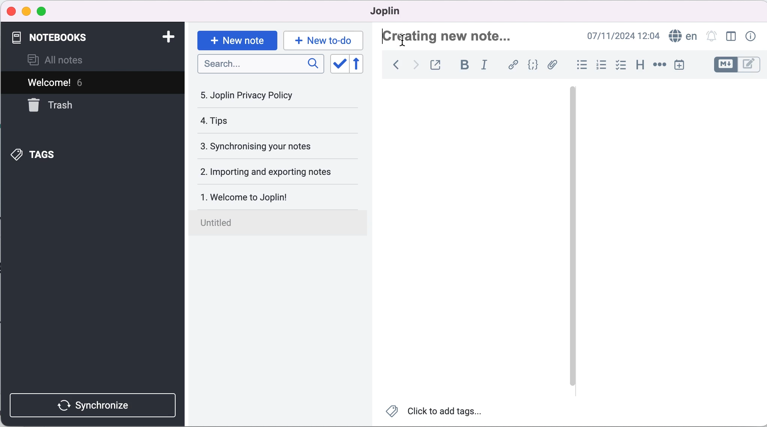 The image size is (767, 427). What do you see at coordinates (83, 83) in the screenshot?
I see `welcome! 6` at bounding box center [83, 83].